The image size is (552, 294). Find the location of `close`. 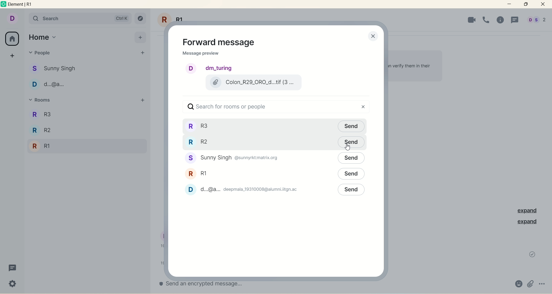

close is located at coordinates (543, 4).